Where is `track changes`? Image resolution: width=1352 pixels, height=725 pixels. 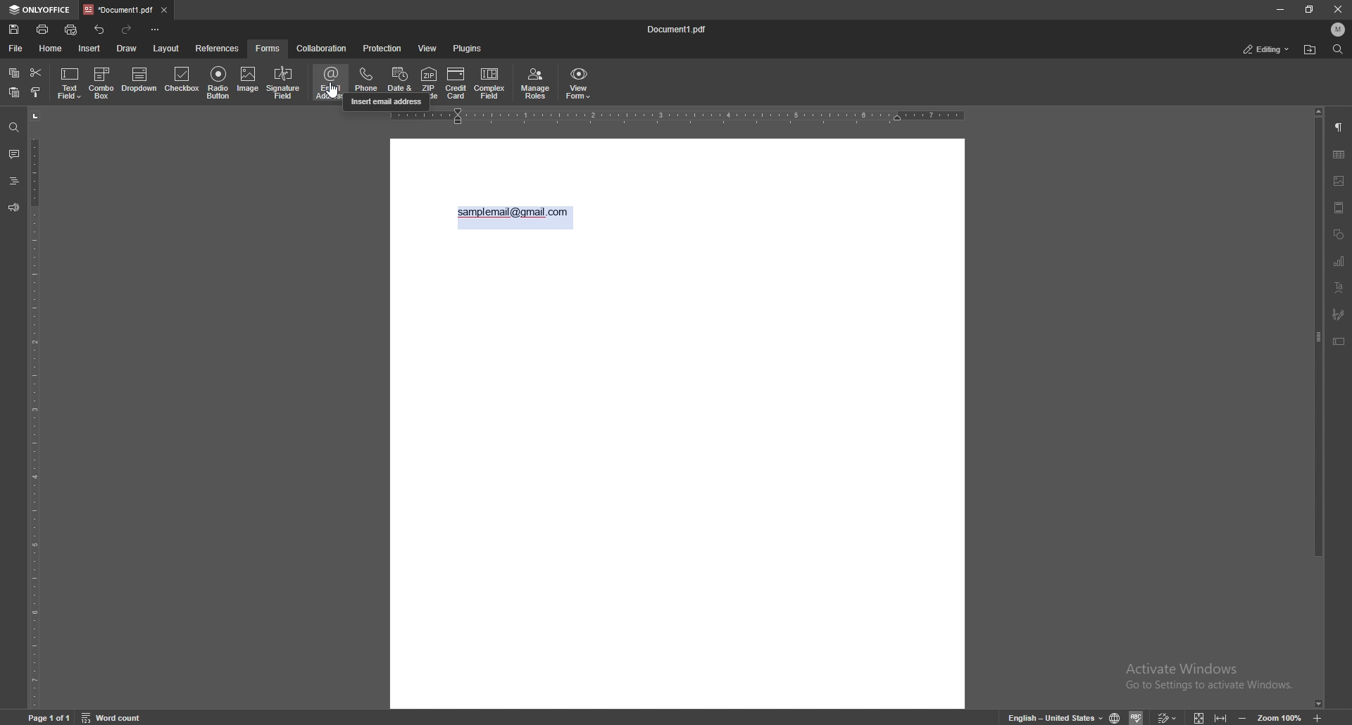 track changes is located at coordinates (1168, 717).